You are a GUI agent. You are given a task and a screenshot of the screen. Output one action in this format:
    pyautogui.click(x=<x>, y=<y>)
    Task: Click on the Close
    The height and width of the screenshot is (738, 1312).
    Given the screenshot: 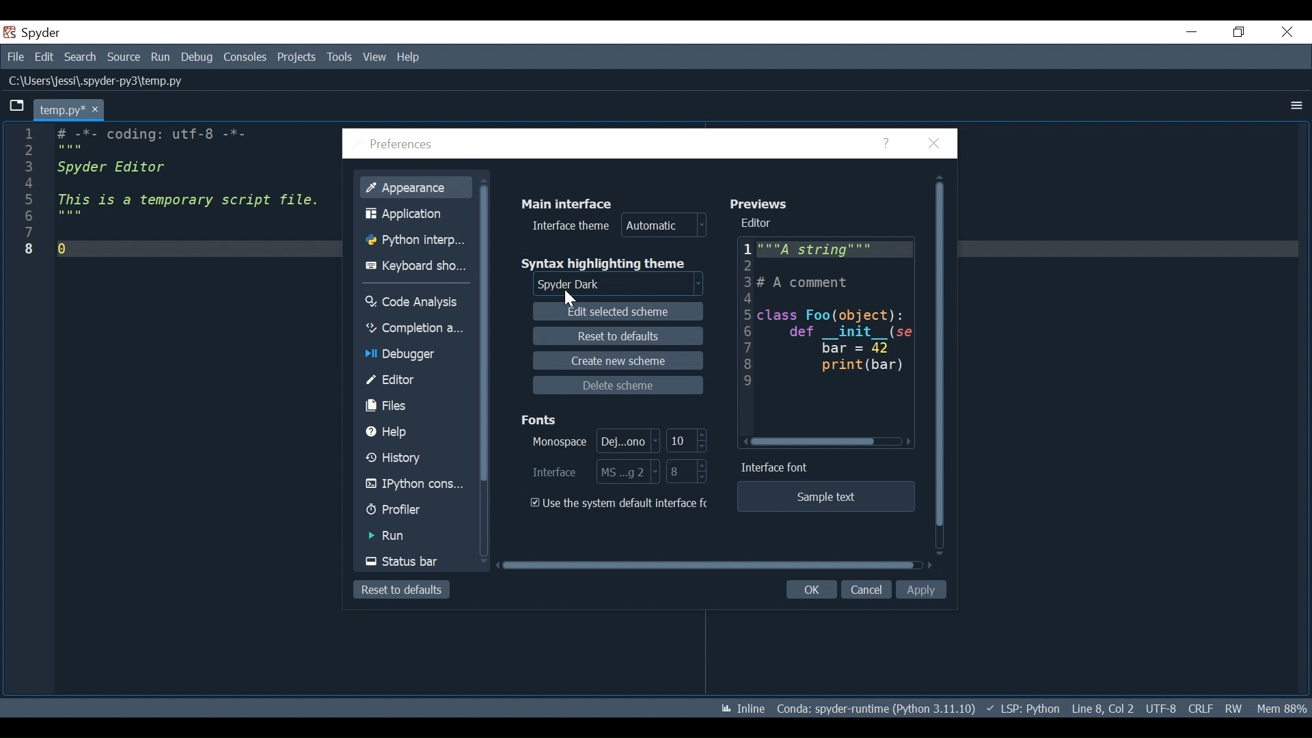 What is the action you would take?
    pyautogui.click(x=935, y=144)
    